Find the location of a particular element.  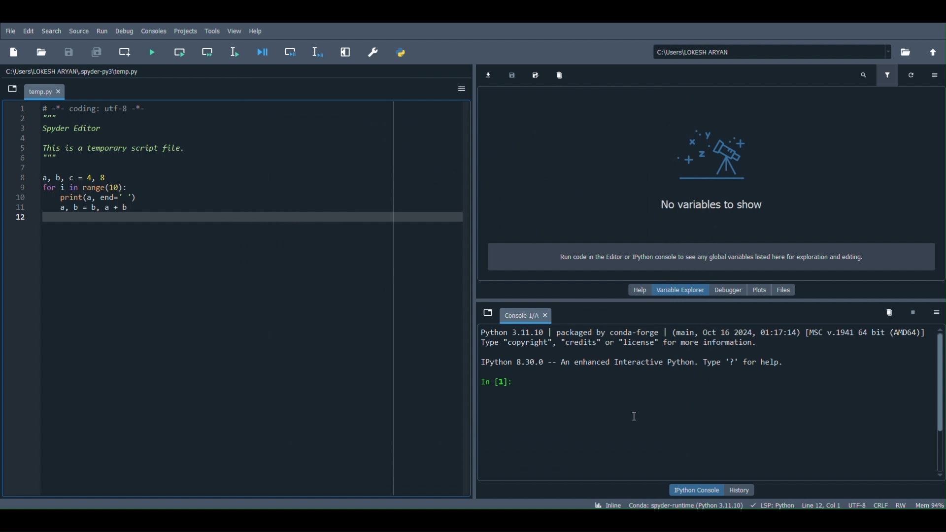

Options is located at coordinates (461, 89).